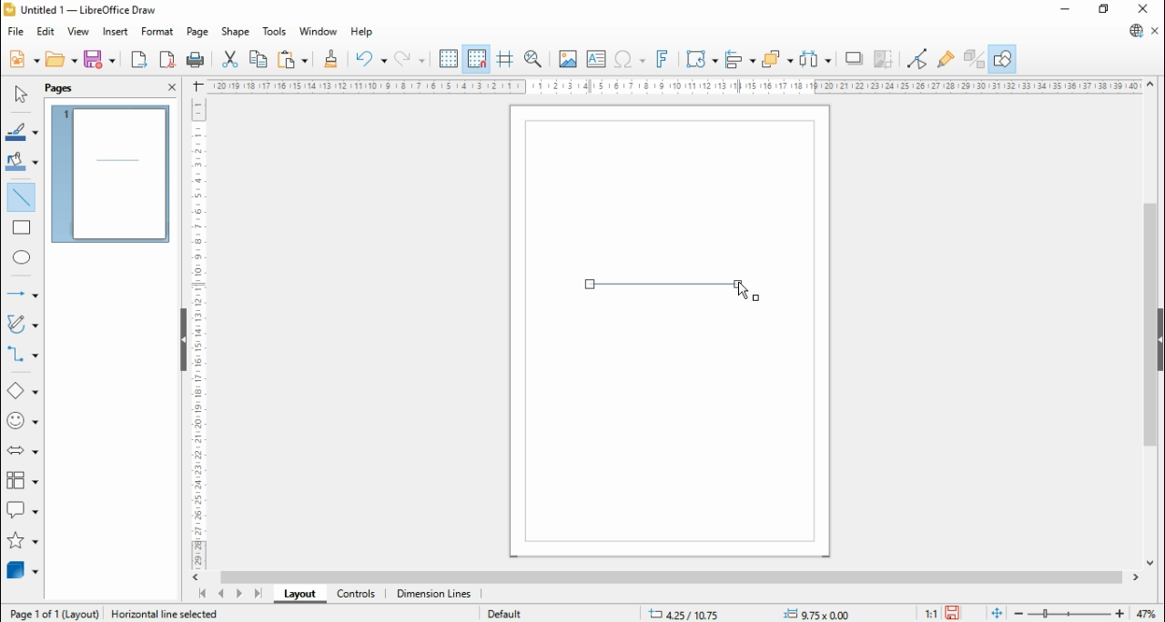 The width and height of the screenshot is (1165, 622). Describe the element at coordinates (504, 57) in the screenshot. I see `helplines while moving` at that location.